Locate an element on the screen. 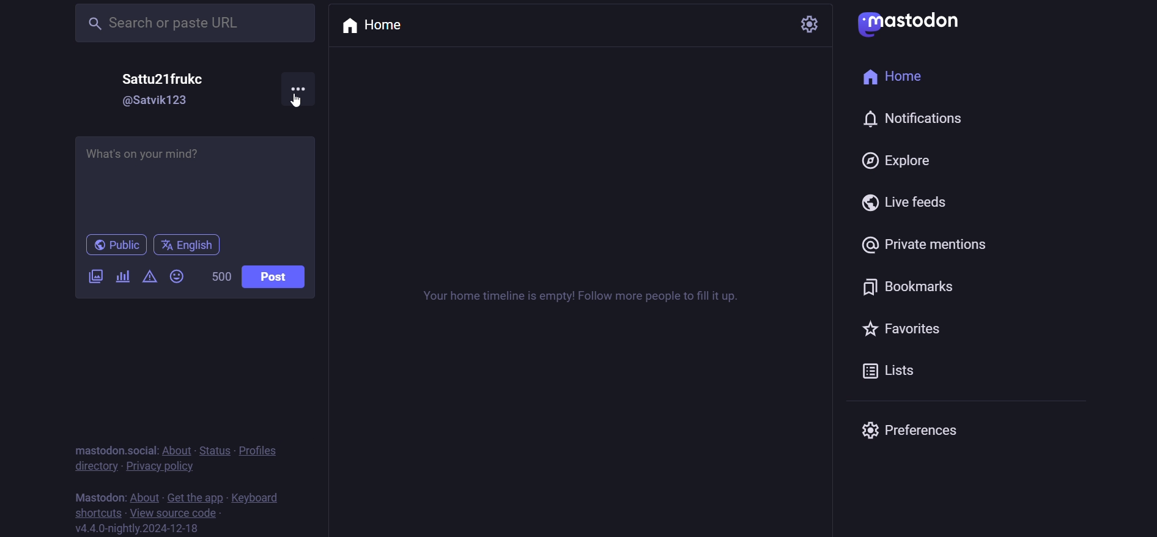 The image size is (1157, 537). notification is located at coordinates (915, 118).